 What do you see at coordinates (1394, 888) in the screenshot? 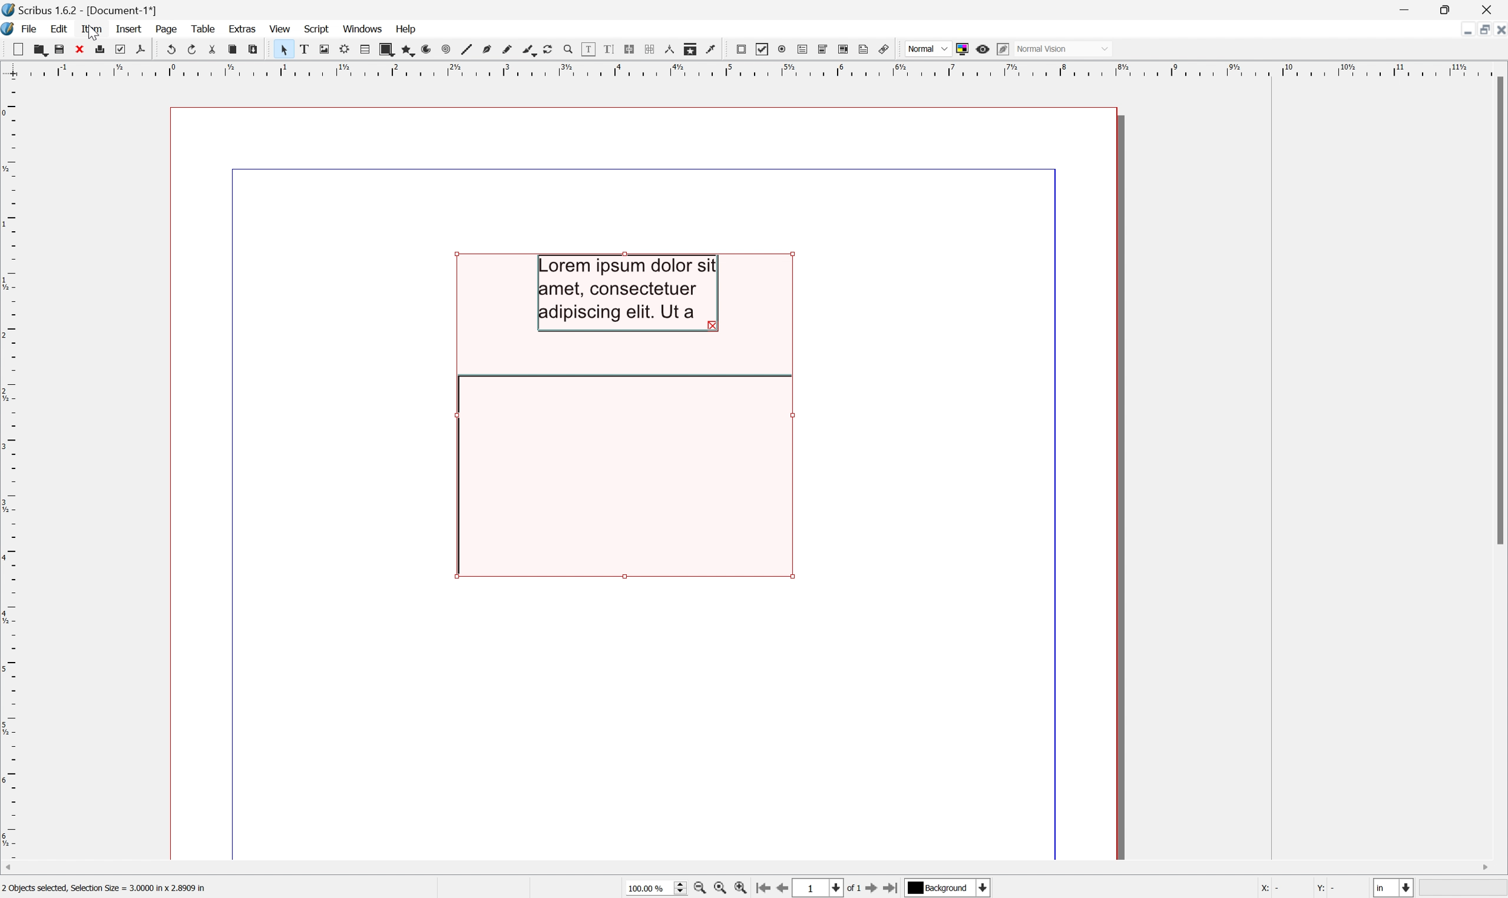
I see `Select the current unit` at bounding box center [1394, 888].